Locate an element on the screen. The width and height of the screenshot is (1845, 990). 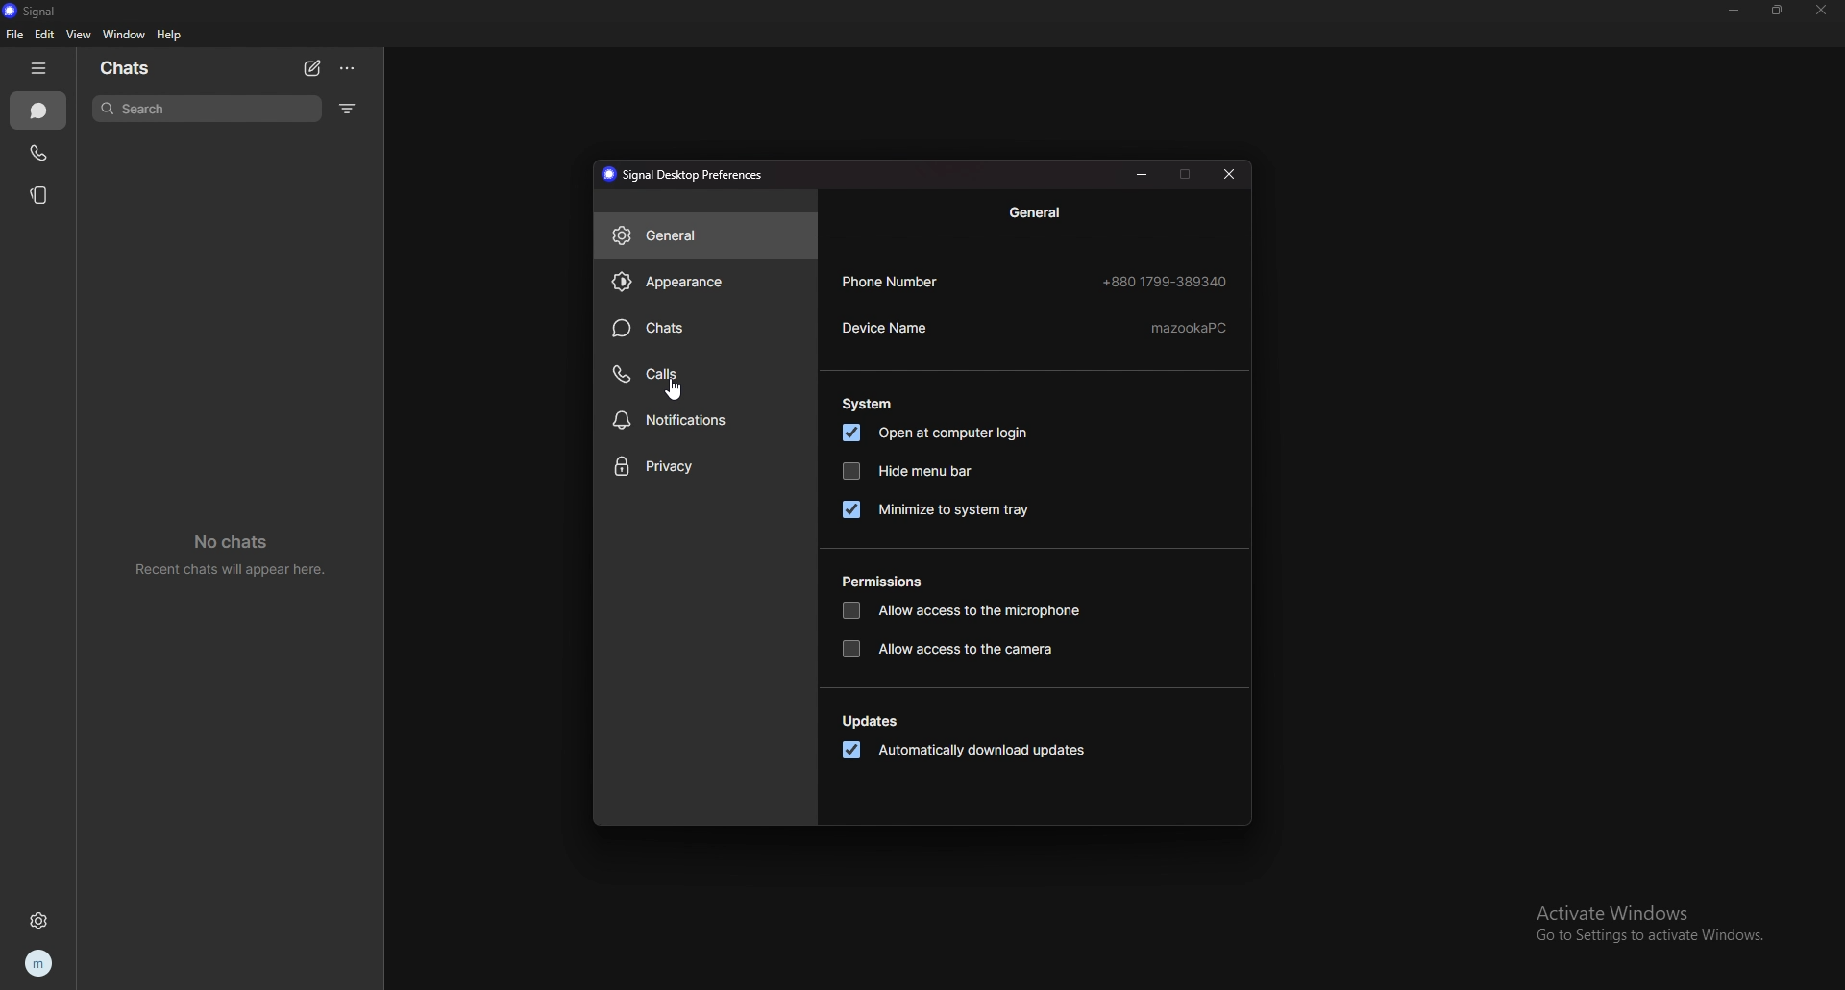
profile is located at coordinates (38, 965).